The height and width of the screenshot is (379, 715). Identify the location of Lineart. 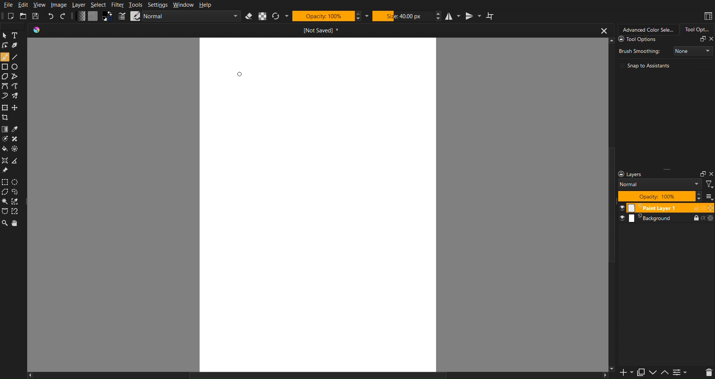
(18, 47).